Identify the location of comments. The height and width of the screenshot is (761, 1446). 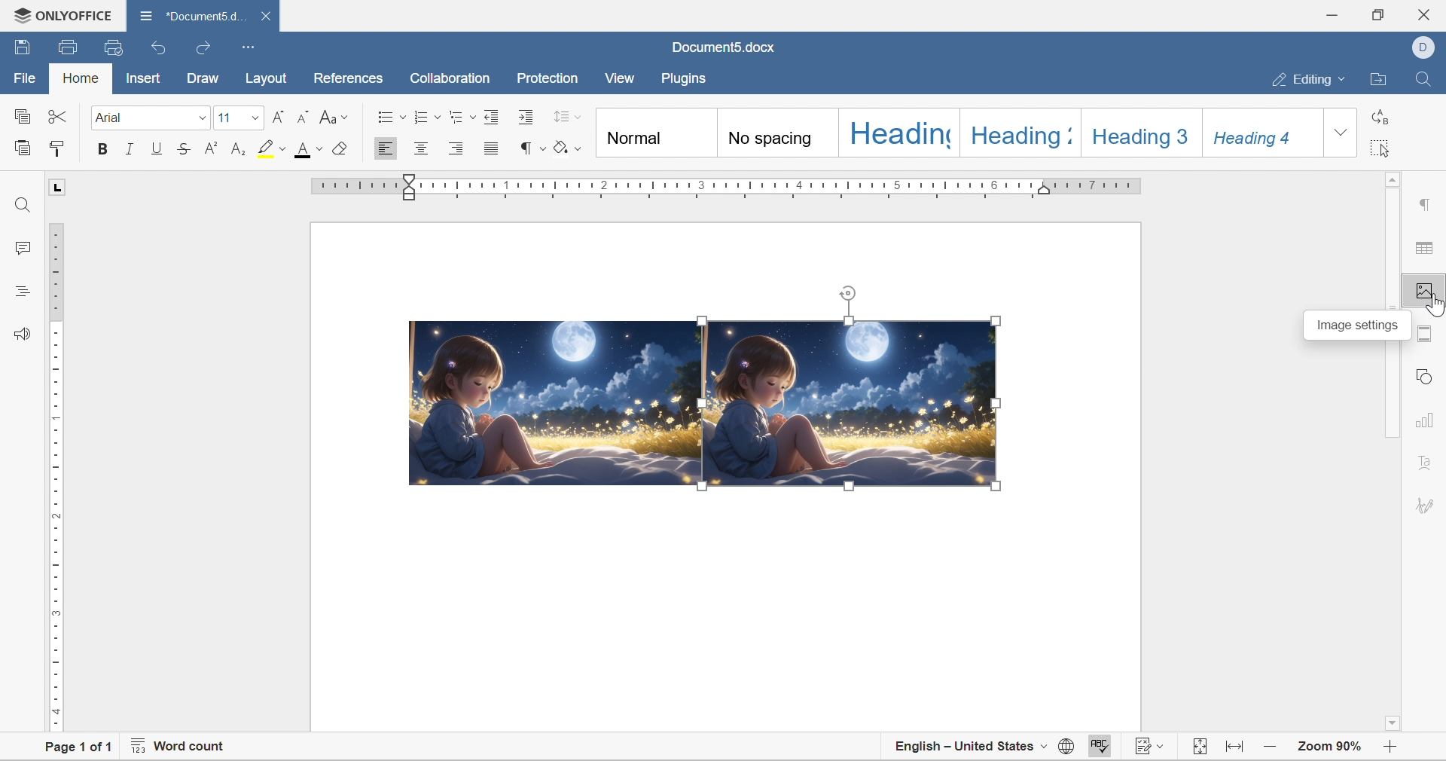
(23, 247).